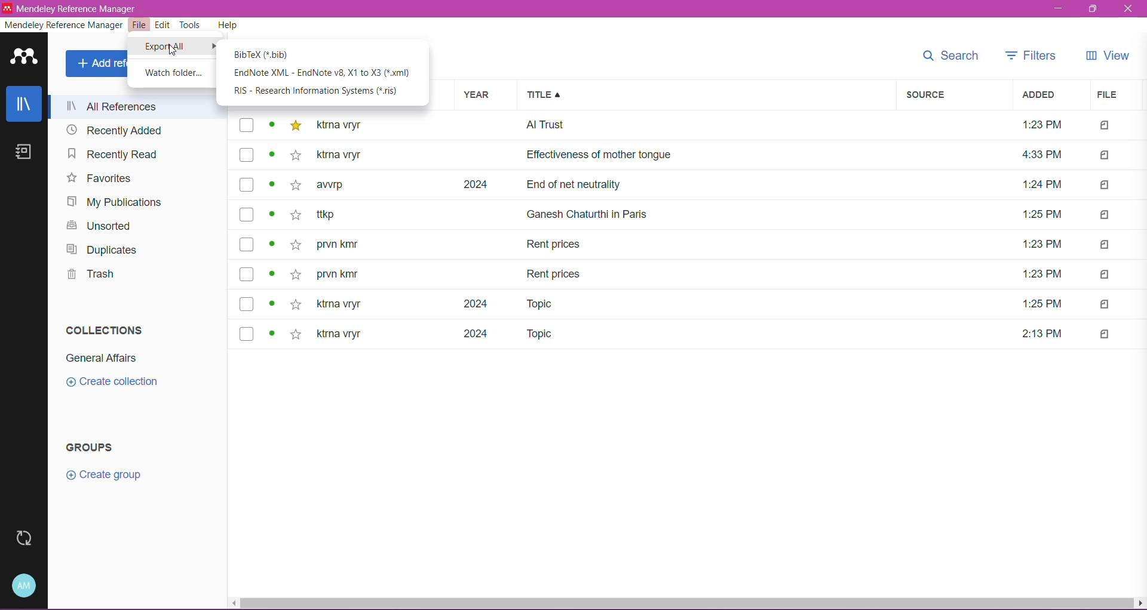 The image size is (1147, 610). What do you see at coordinates (97, 226) in the screenshot?
I see `Unsorted` at bounding box center [97, 226].